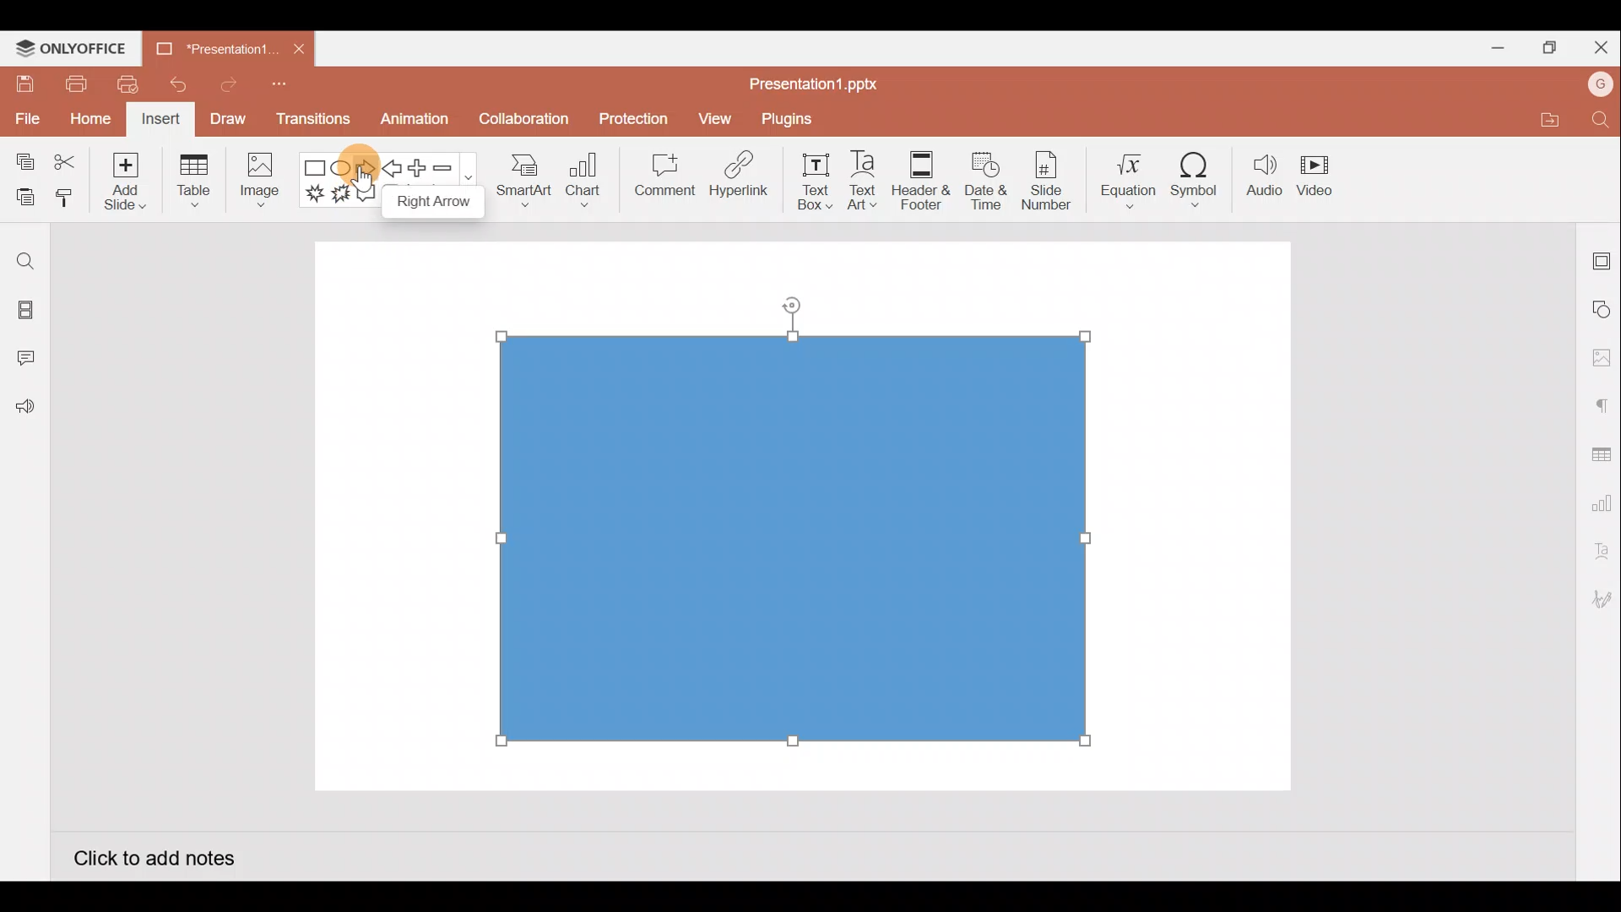 This screenshot has height=912, width=1621. What do you see at coordinates (370, 154) in the screenshot?
I see `Cursor on right arrow` at bounding box center [370, 154].